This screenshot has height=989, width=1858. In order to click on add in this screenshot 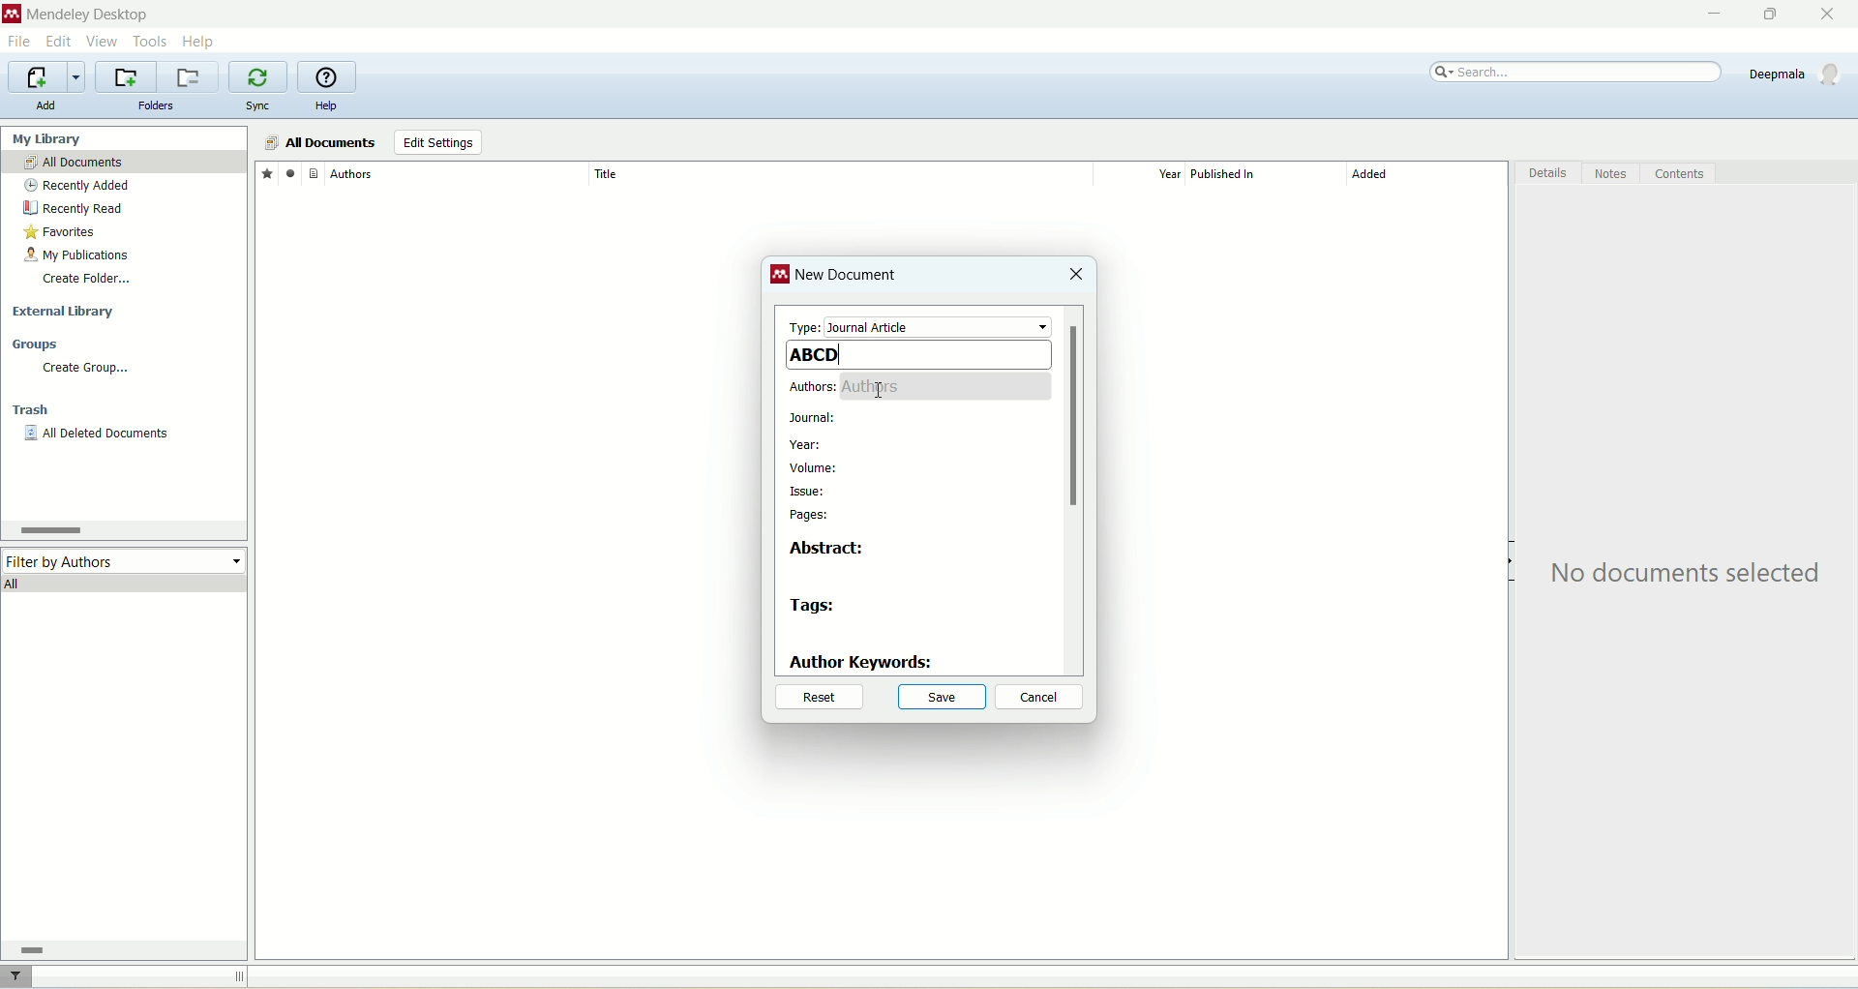, I will do `click(45, 105)`.